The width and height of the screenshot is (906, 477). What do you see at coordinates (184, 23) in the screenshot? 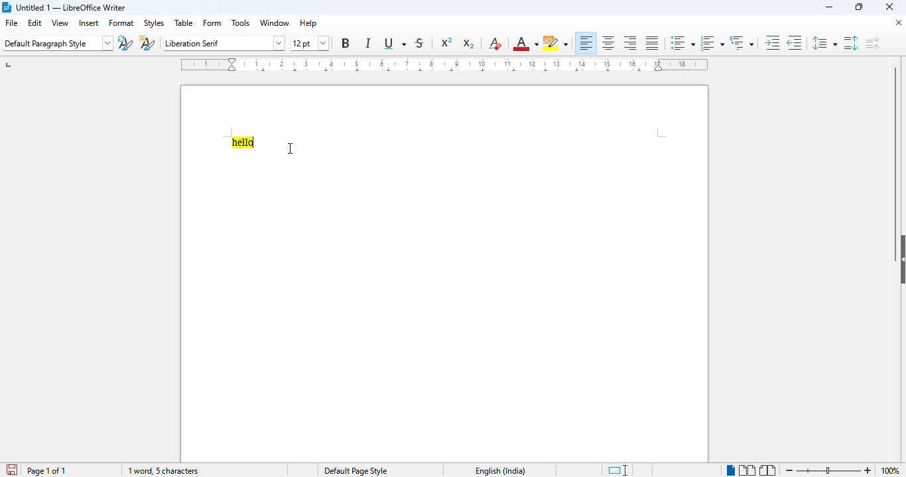
I see `table` at bounding box center [184, 23].